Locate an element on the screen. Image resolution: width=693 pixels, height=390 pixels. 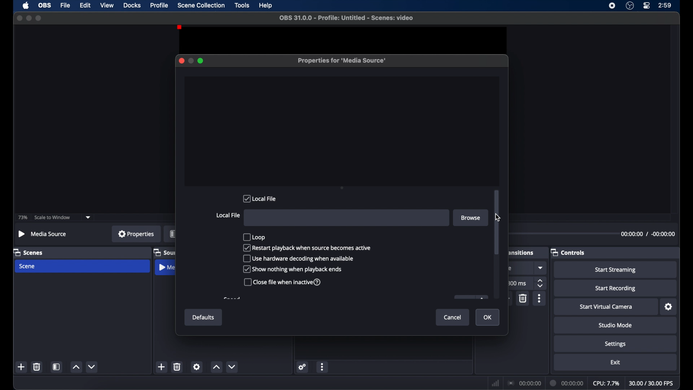
delete is located at coordinates (36, 367).